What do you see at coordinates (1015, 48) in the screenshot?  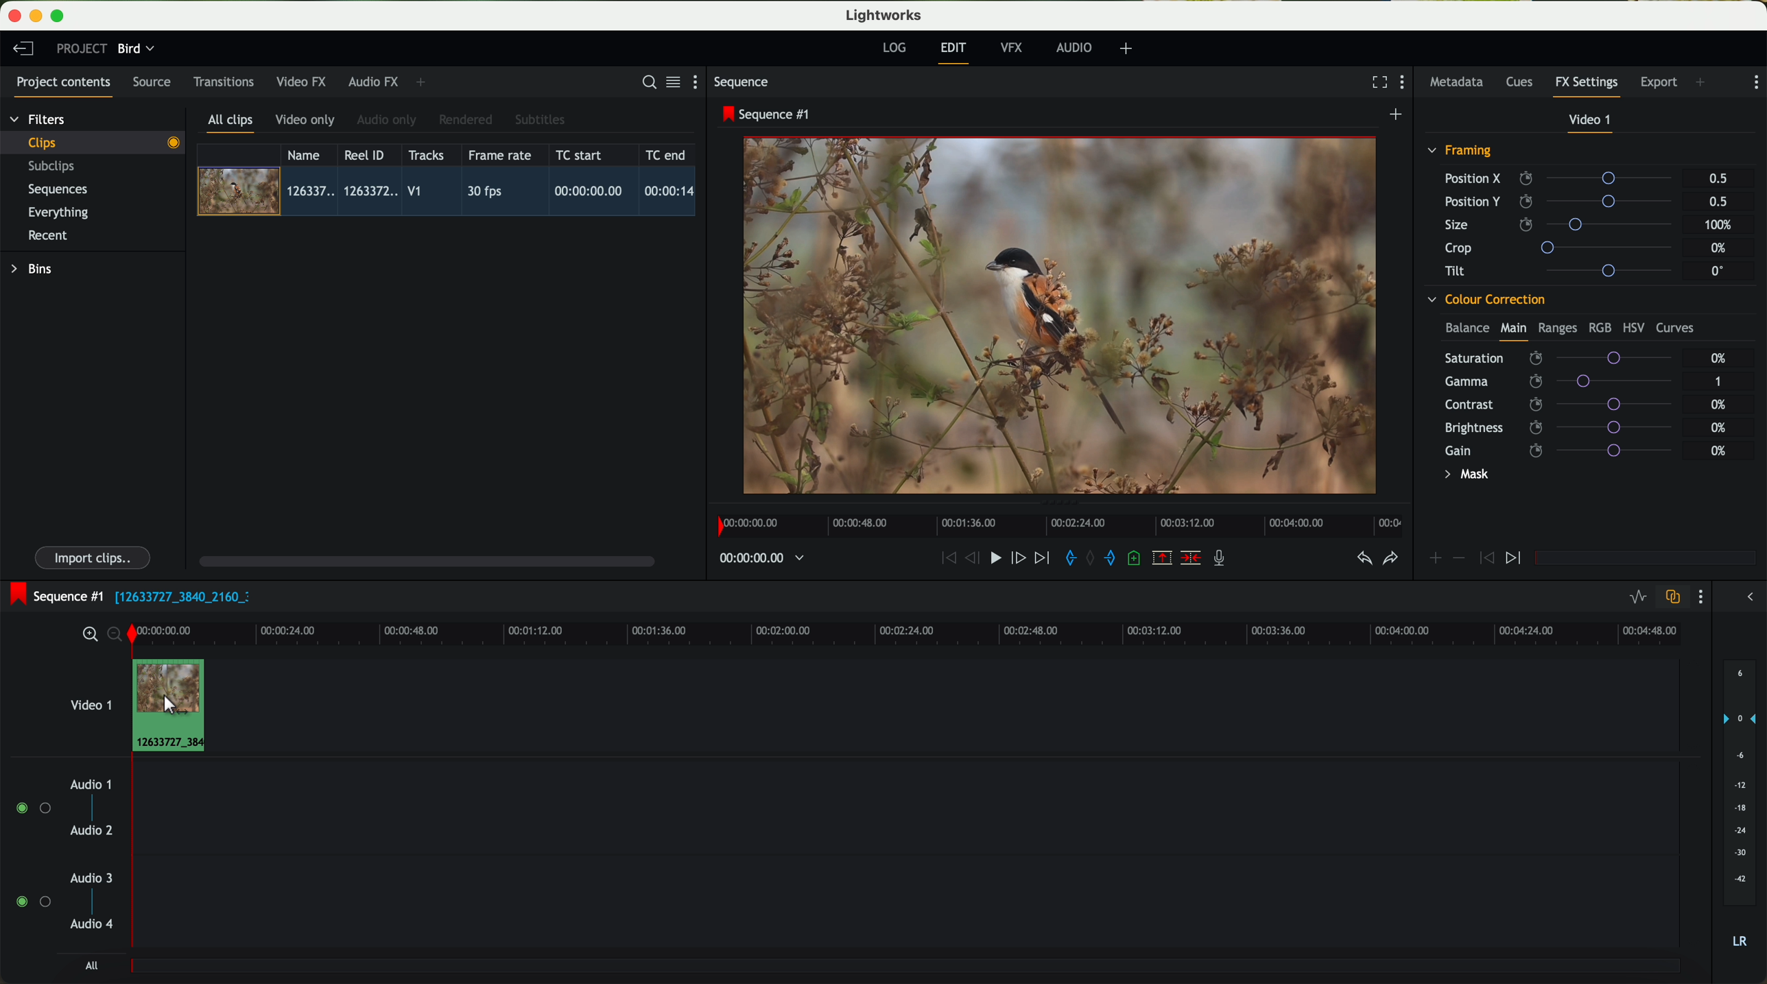 I see `VFX` at bounding box center [1015, 48].